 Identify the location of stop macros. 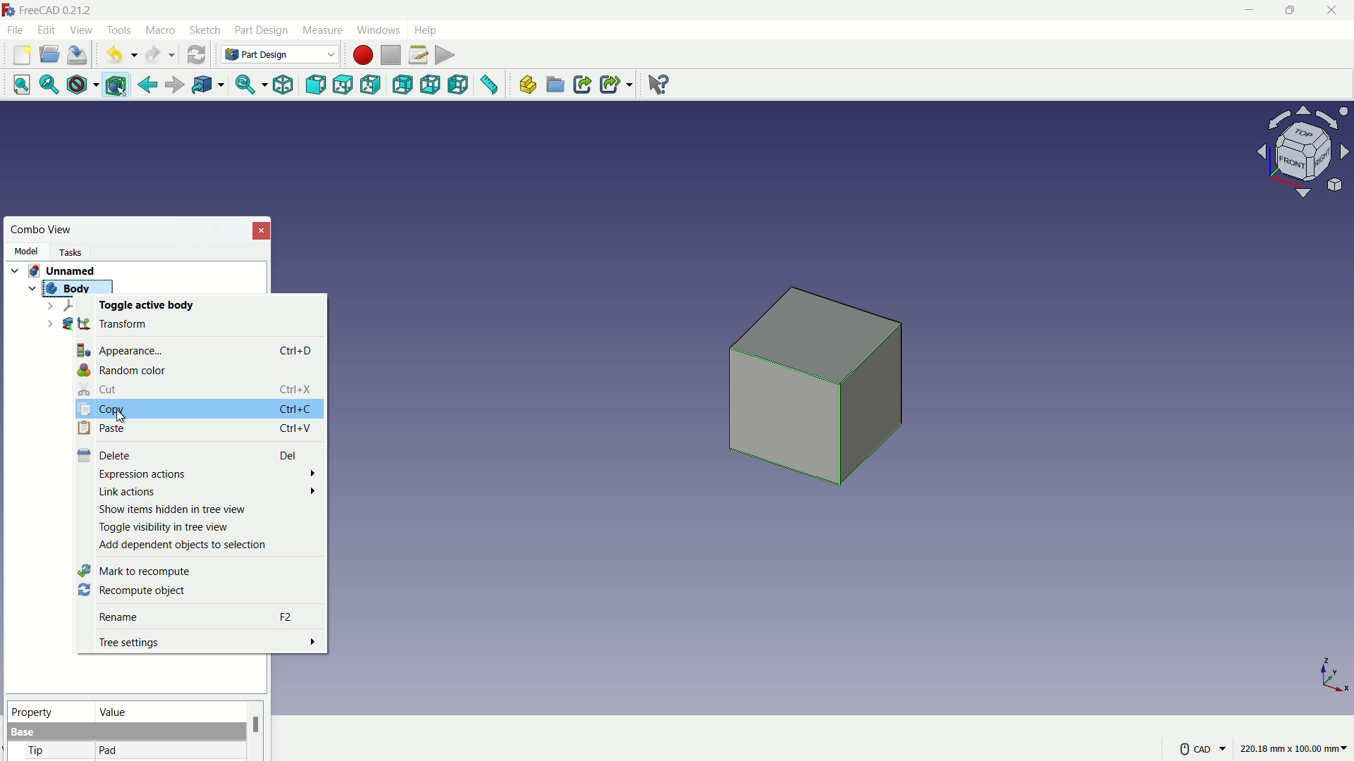
(391, 56).